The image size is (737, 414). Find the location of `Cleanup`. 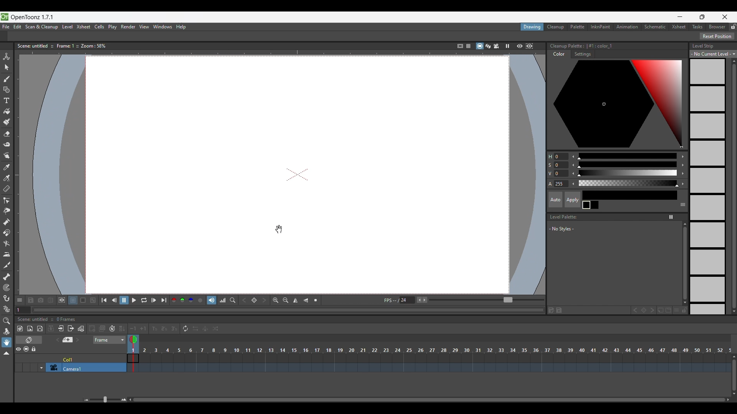

Cleanup is located at coordinates (555, 27).